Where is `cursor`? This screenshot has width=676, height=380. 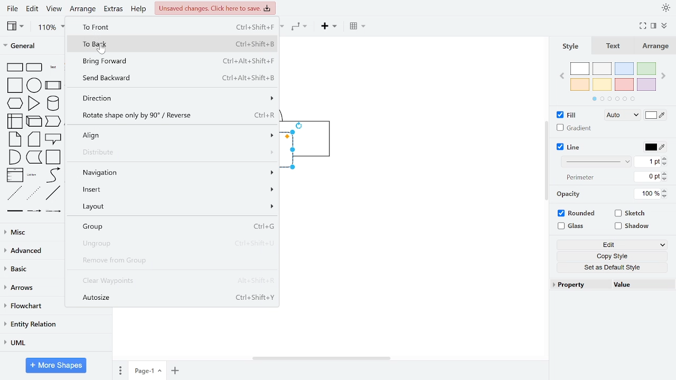 cursor is located at coordinates (102, 51).